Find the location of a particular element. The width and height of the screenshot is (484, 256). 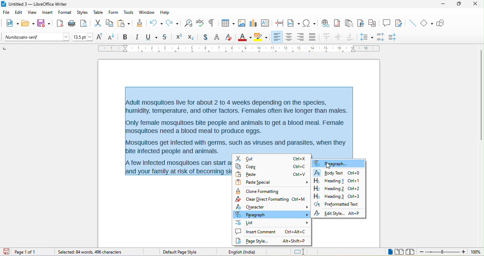

shortcut key is located at coordinates (299, 159).